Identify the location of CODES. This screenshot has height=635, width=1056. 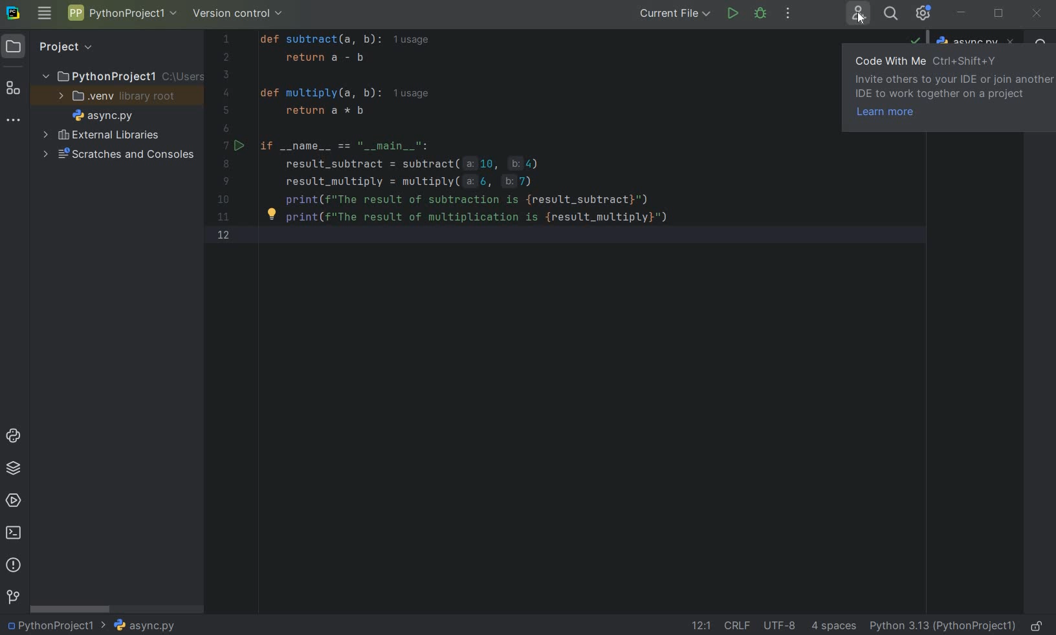
(494, 149).